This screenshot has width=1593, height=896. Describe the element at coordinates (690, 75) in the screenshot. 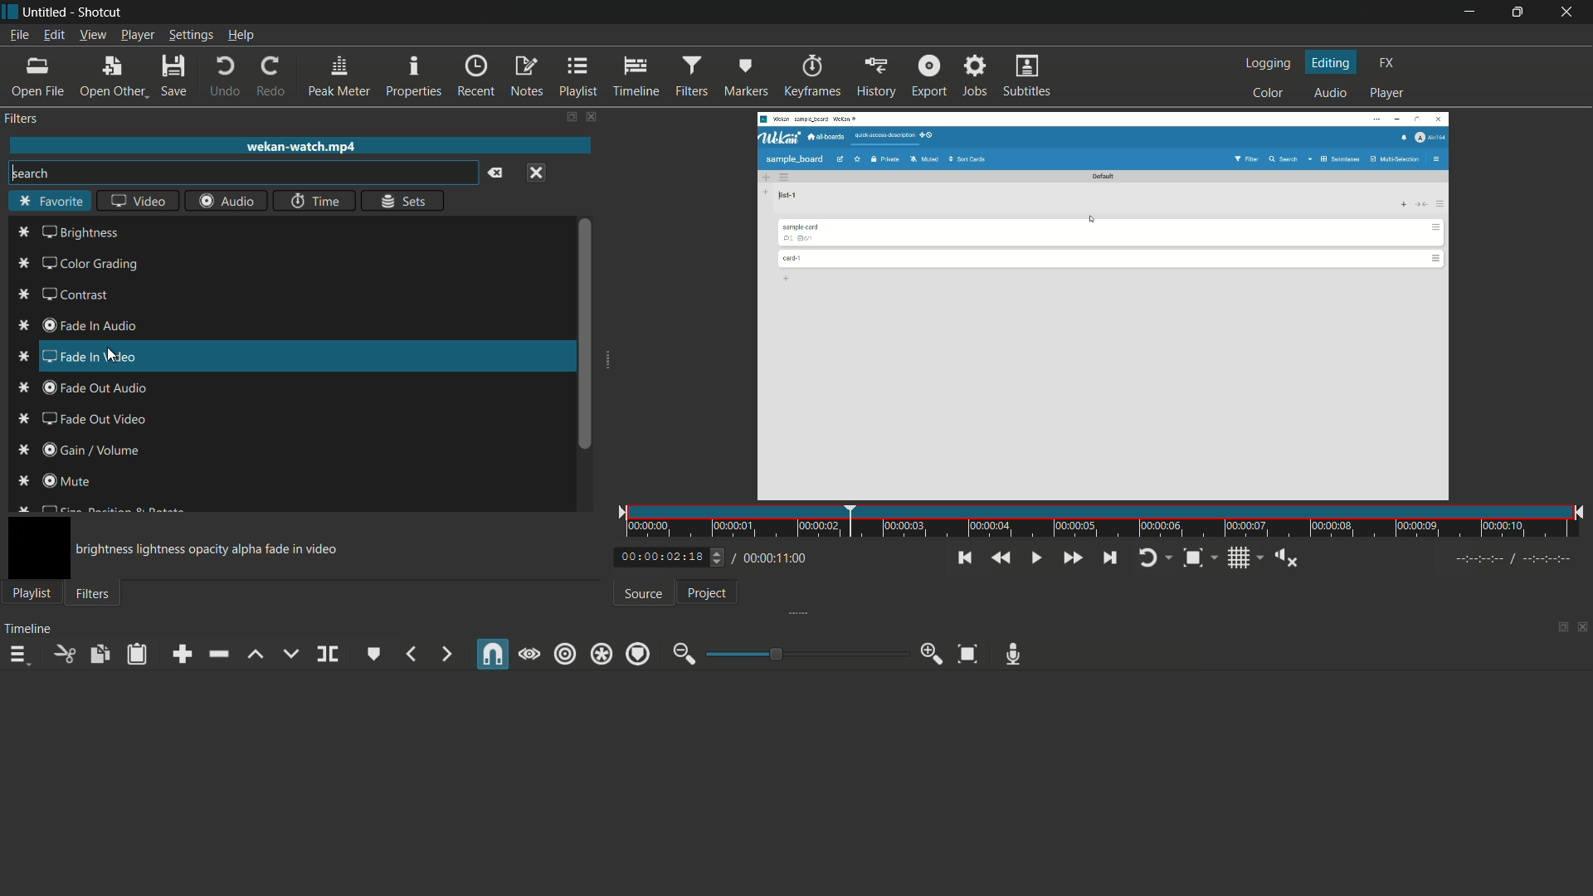

I see `filters` at that location.